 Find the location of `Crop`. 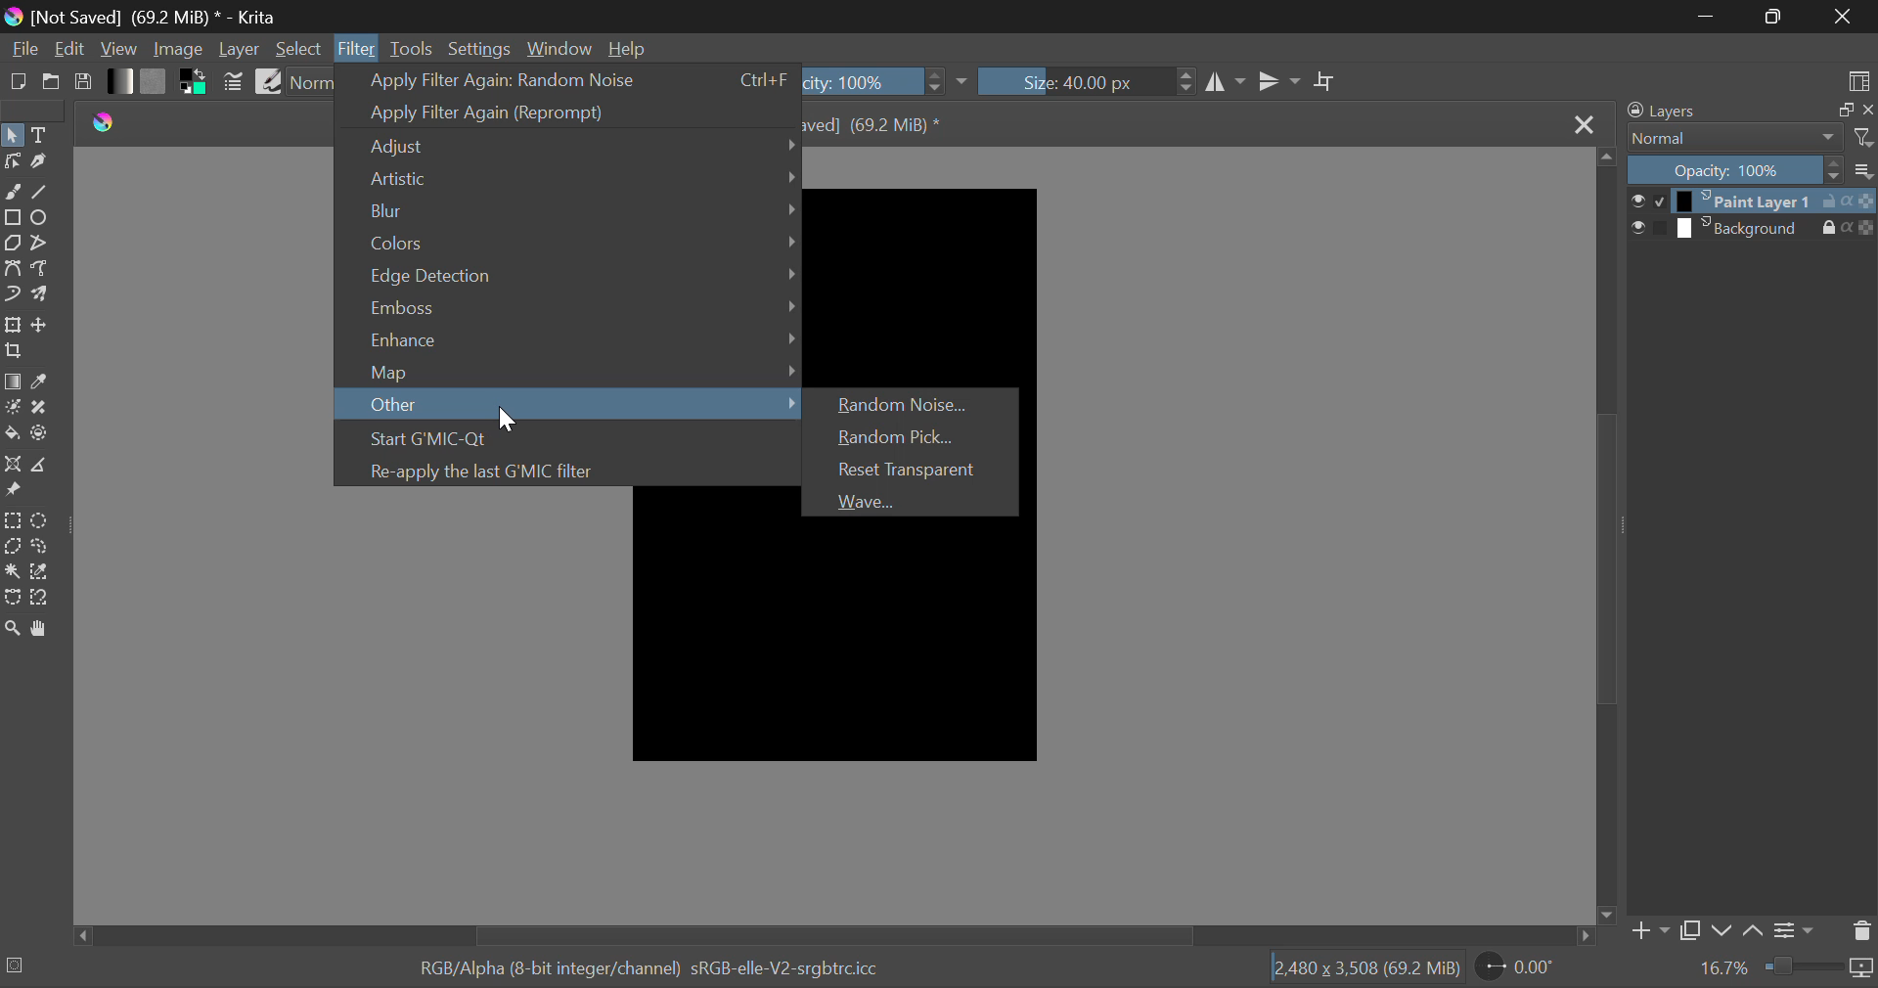

Crop is located at coordinates (1325, 82).